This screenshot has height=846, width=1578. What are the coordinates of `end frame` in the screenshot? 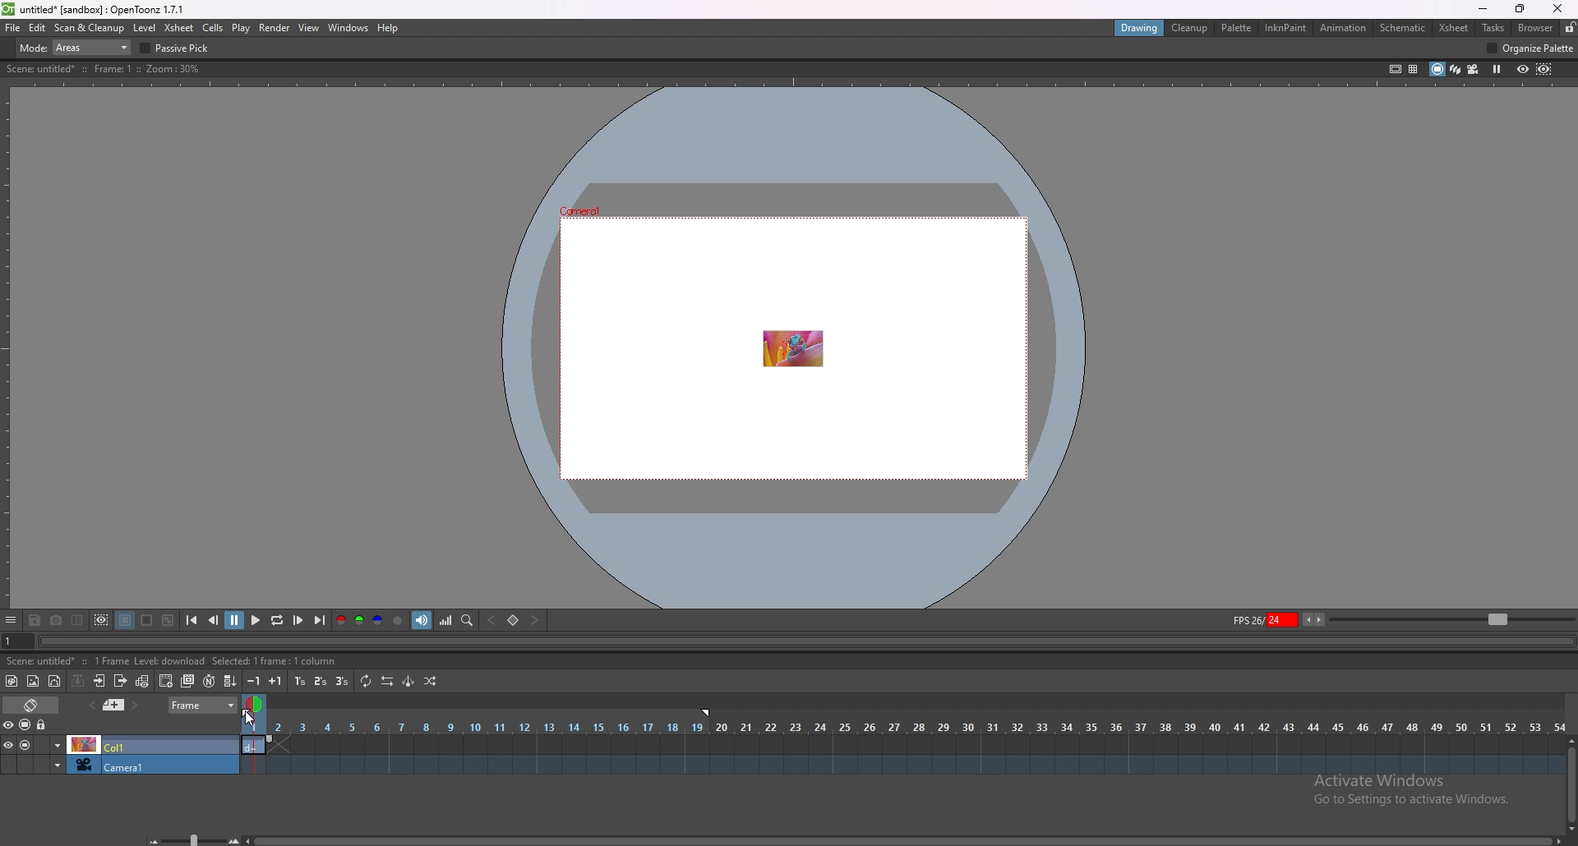 It's located at (709, 713).